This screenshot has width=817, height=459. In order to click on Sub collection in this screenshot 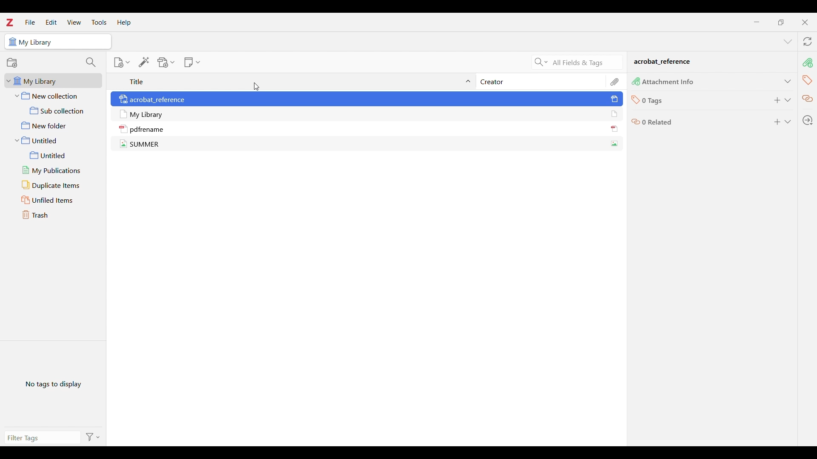, I will do `click(54, 110)`.